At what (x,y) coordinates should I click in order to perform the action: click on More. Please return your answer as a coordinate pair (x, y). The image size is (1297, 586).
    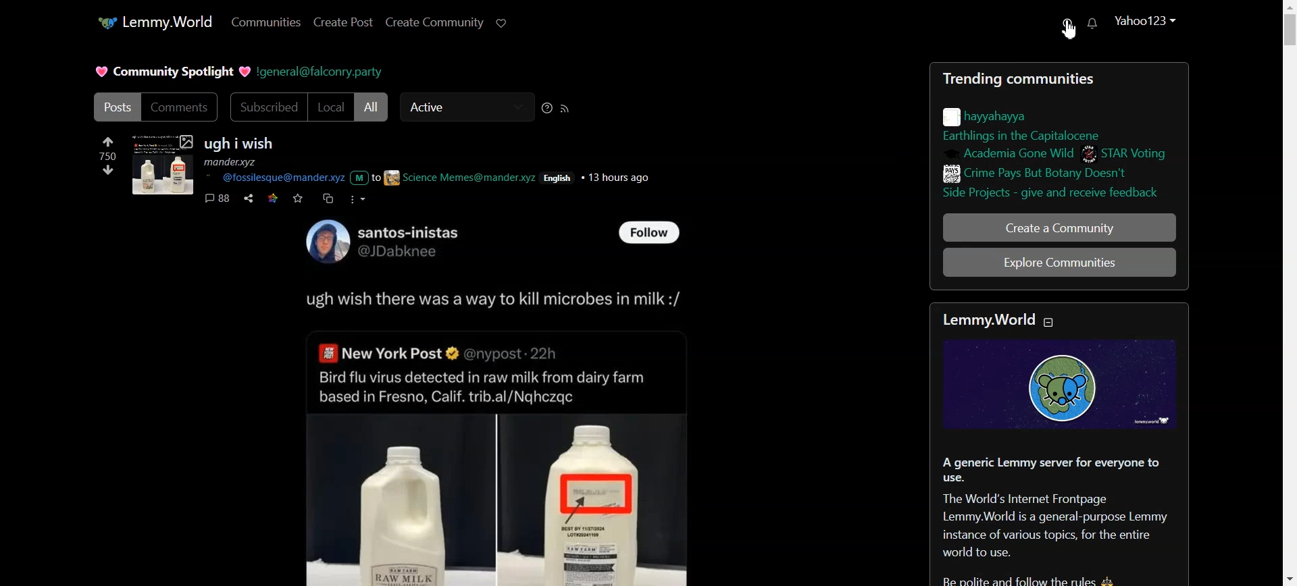
    Looking at the image, I should click on (357, 199).